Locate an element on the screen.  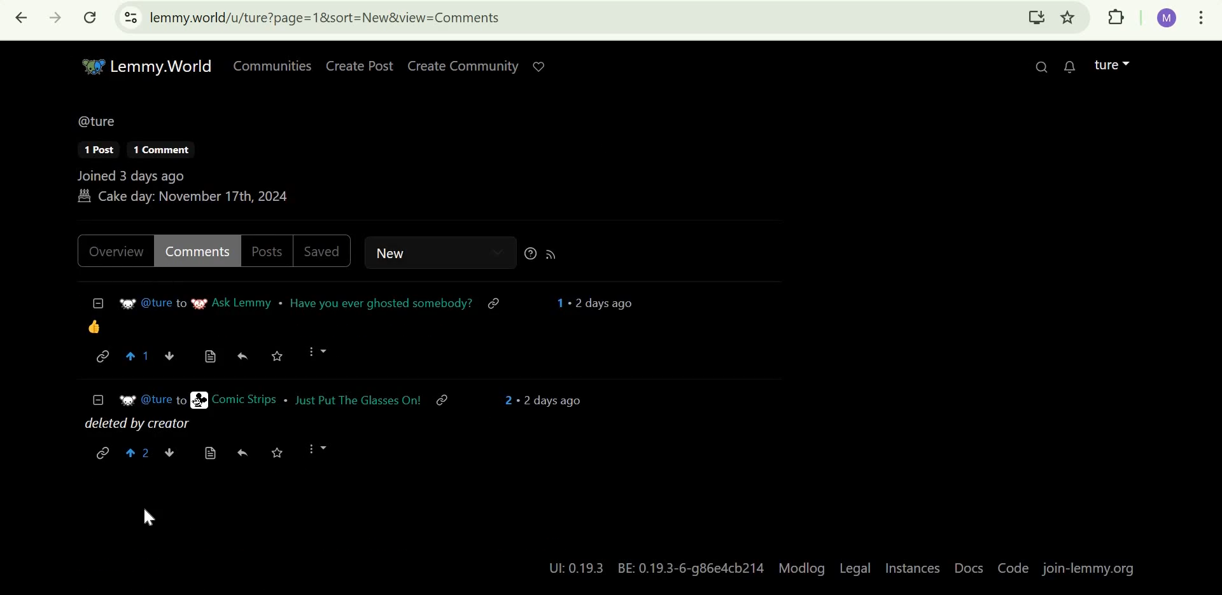
user id is located at coordinates (152, 400).